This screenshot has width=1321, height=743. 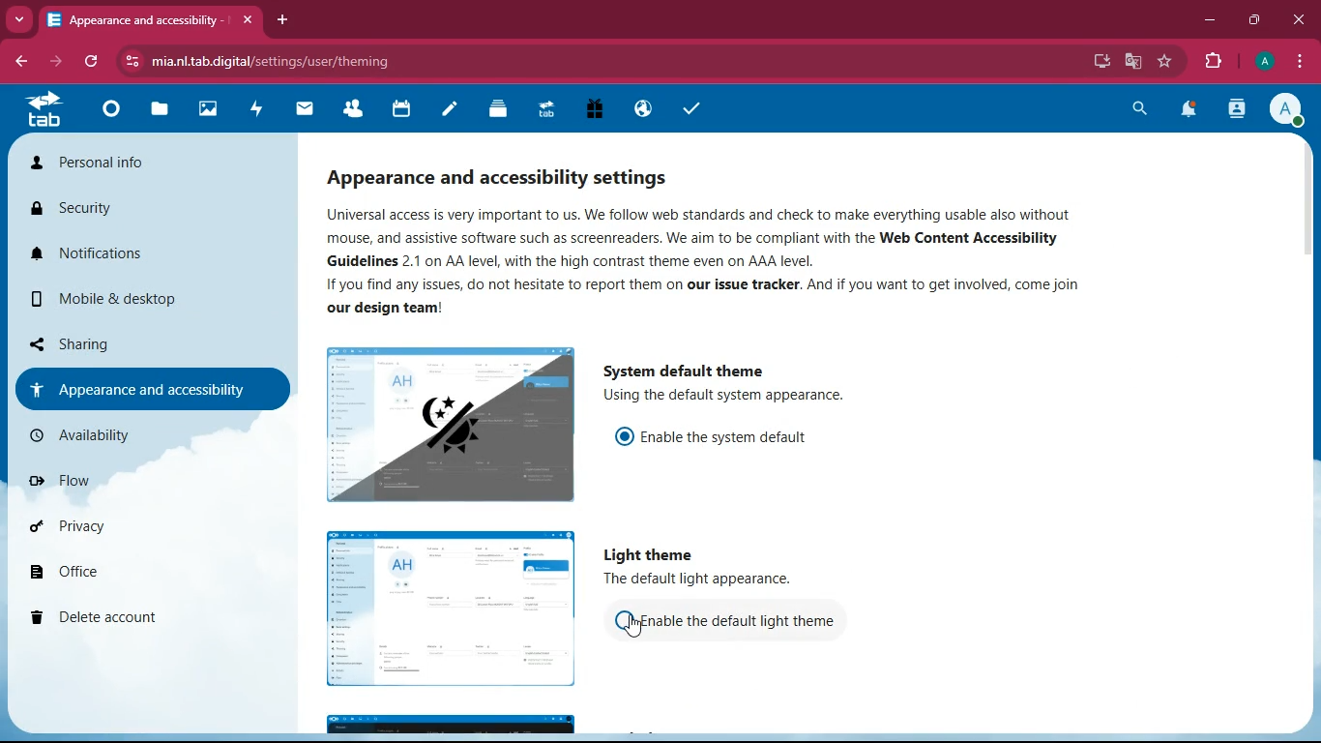 I want to click on refresh, so click(x=97, y=63).